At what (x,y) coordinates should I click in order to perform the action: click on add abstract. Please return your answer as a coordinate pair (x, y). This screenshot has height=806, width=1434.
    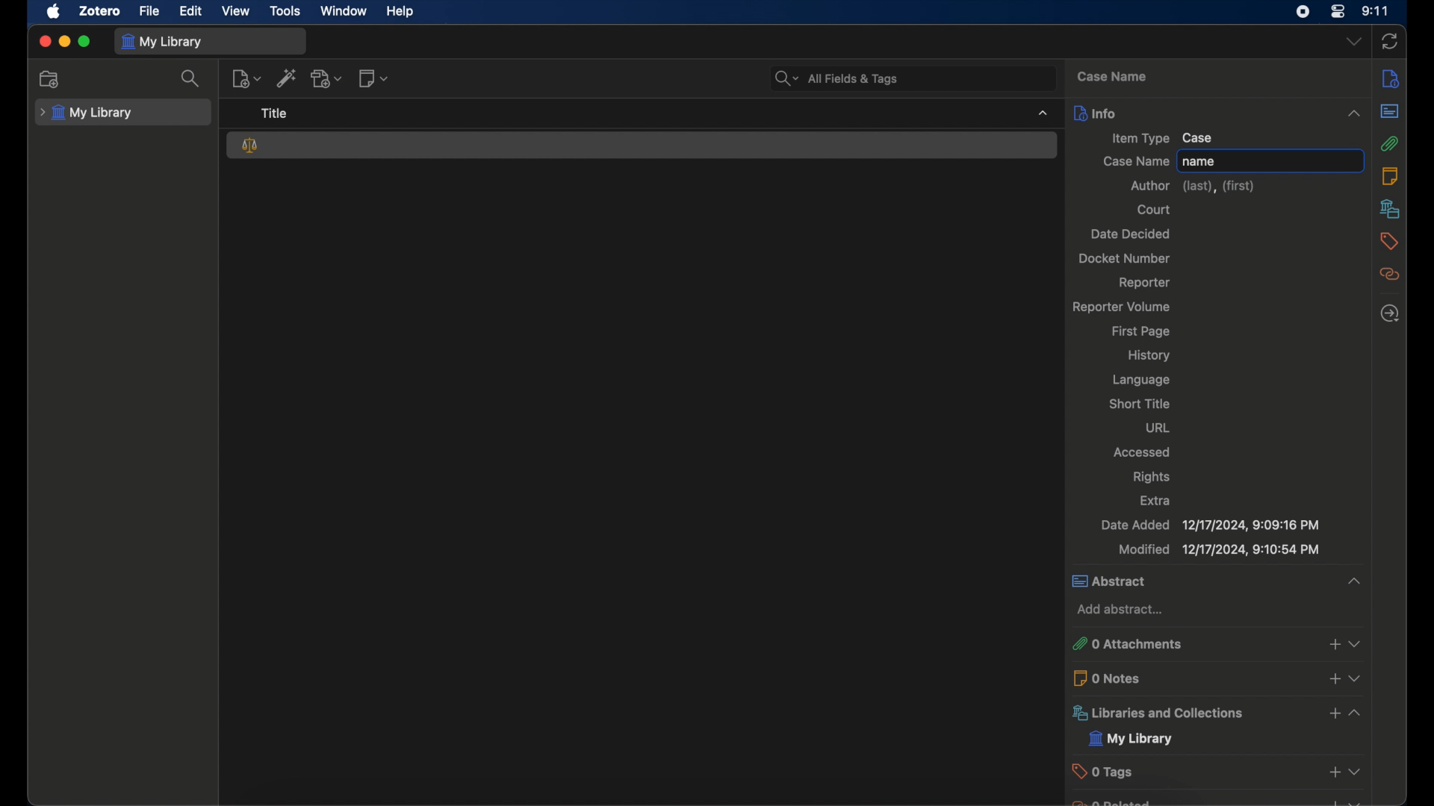
    Looking at the image, I should click on (1122, 609).